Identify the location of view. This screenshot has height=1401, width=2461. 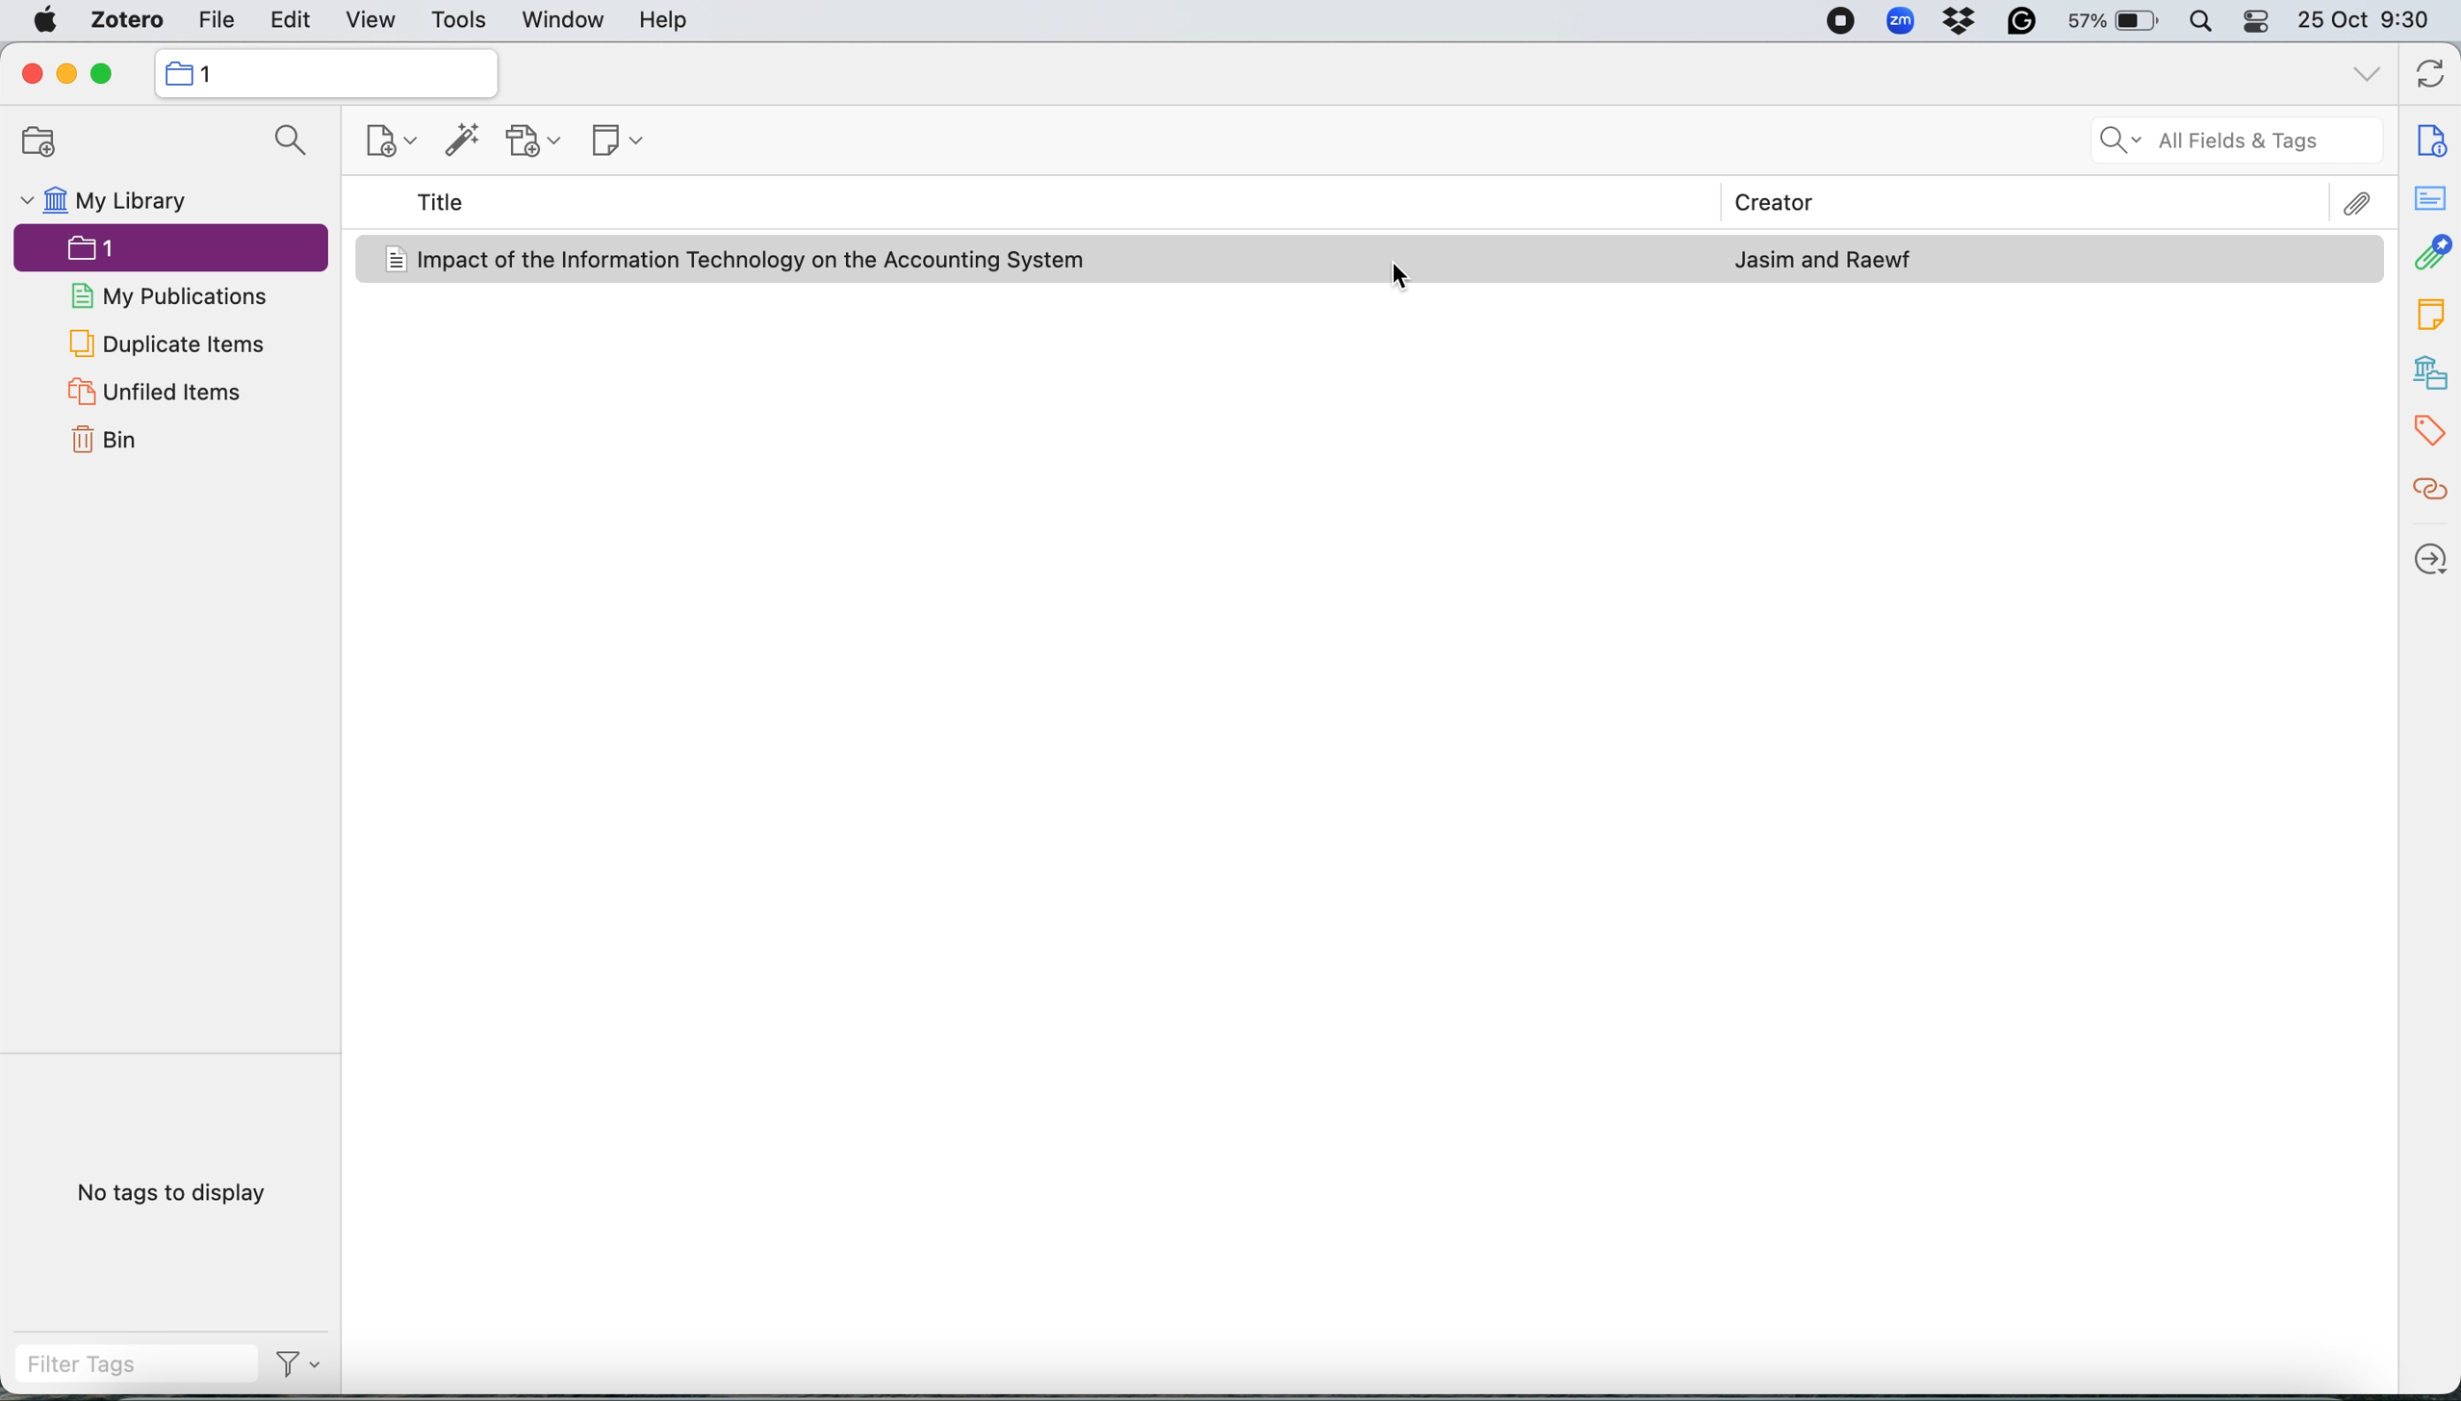
(369, 19).